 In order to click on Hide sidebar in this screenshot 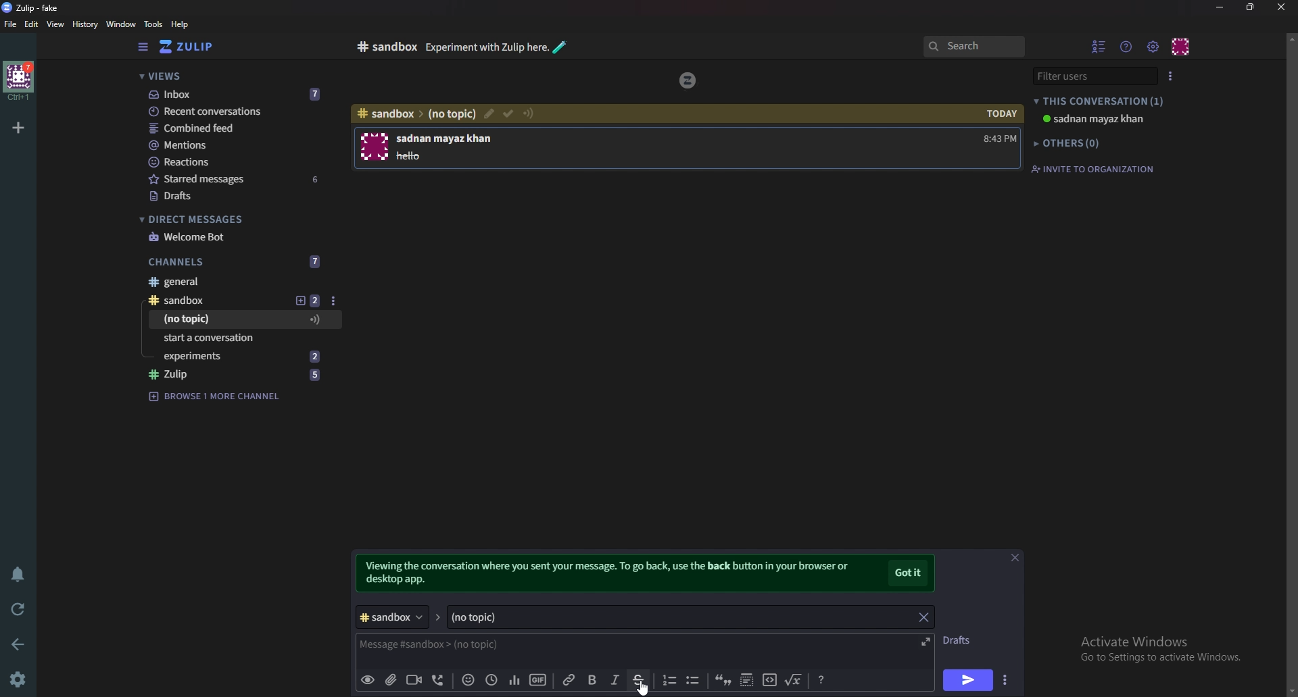, I will do `click(145, 46)`.